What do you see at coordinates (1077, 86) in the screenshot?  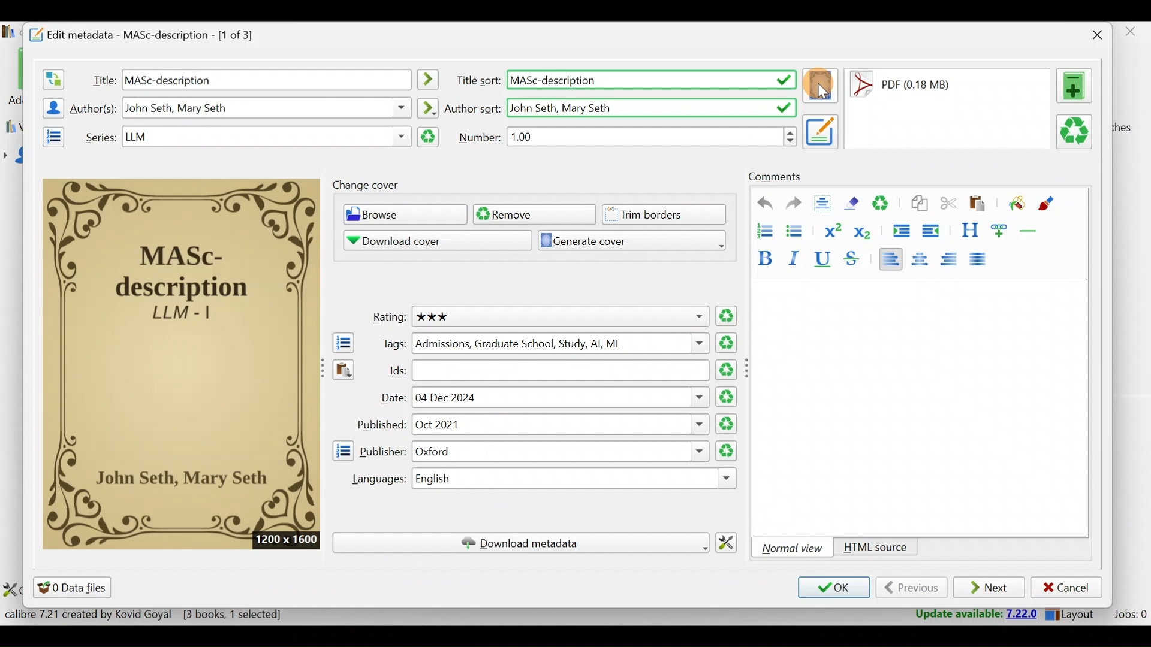 I see `Add a format to this book` at bounding box center [1077, 86].